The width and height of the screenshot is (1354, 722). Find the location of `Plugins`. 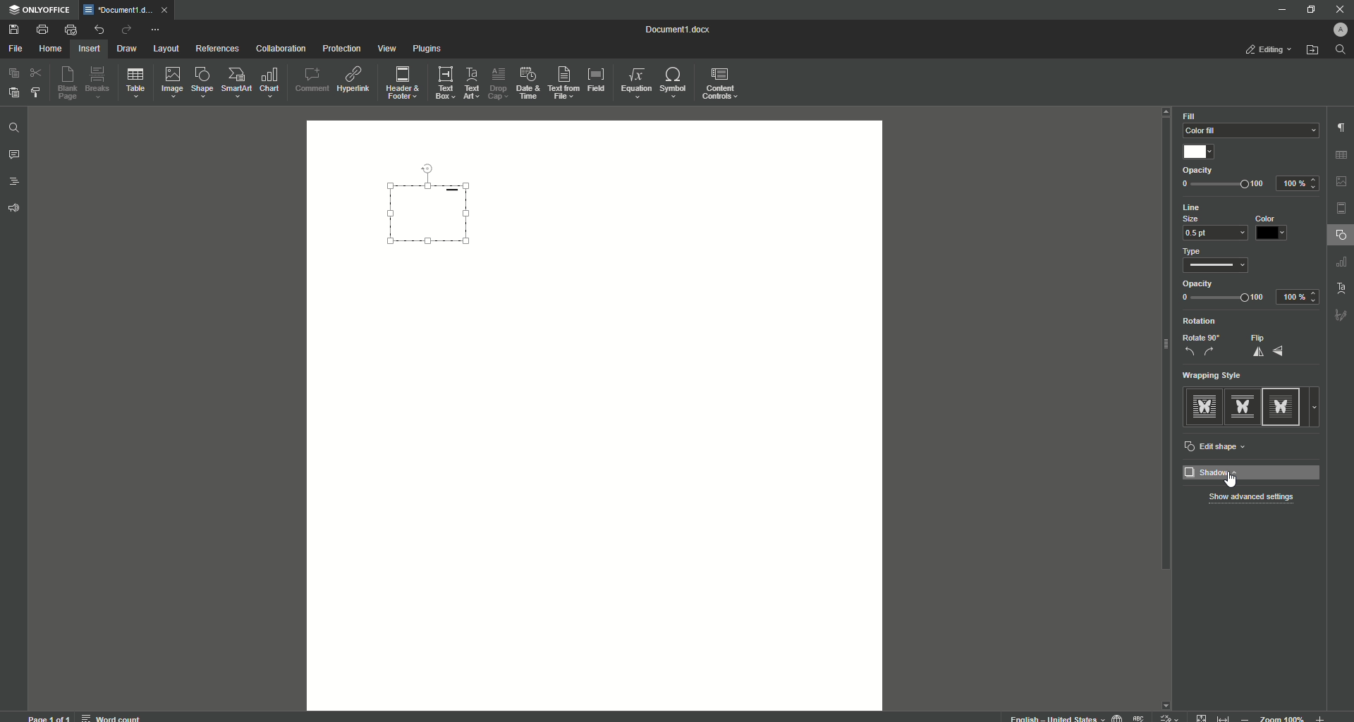

Plugins is located at coordinates (428, 49).